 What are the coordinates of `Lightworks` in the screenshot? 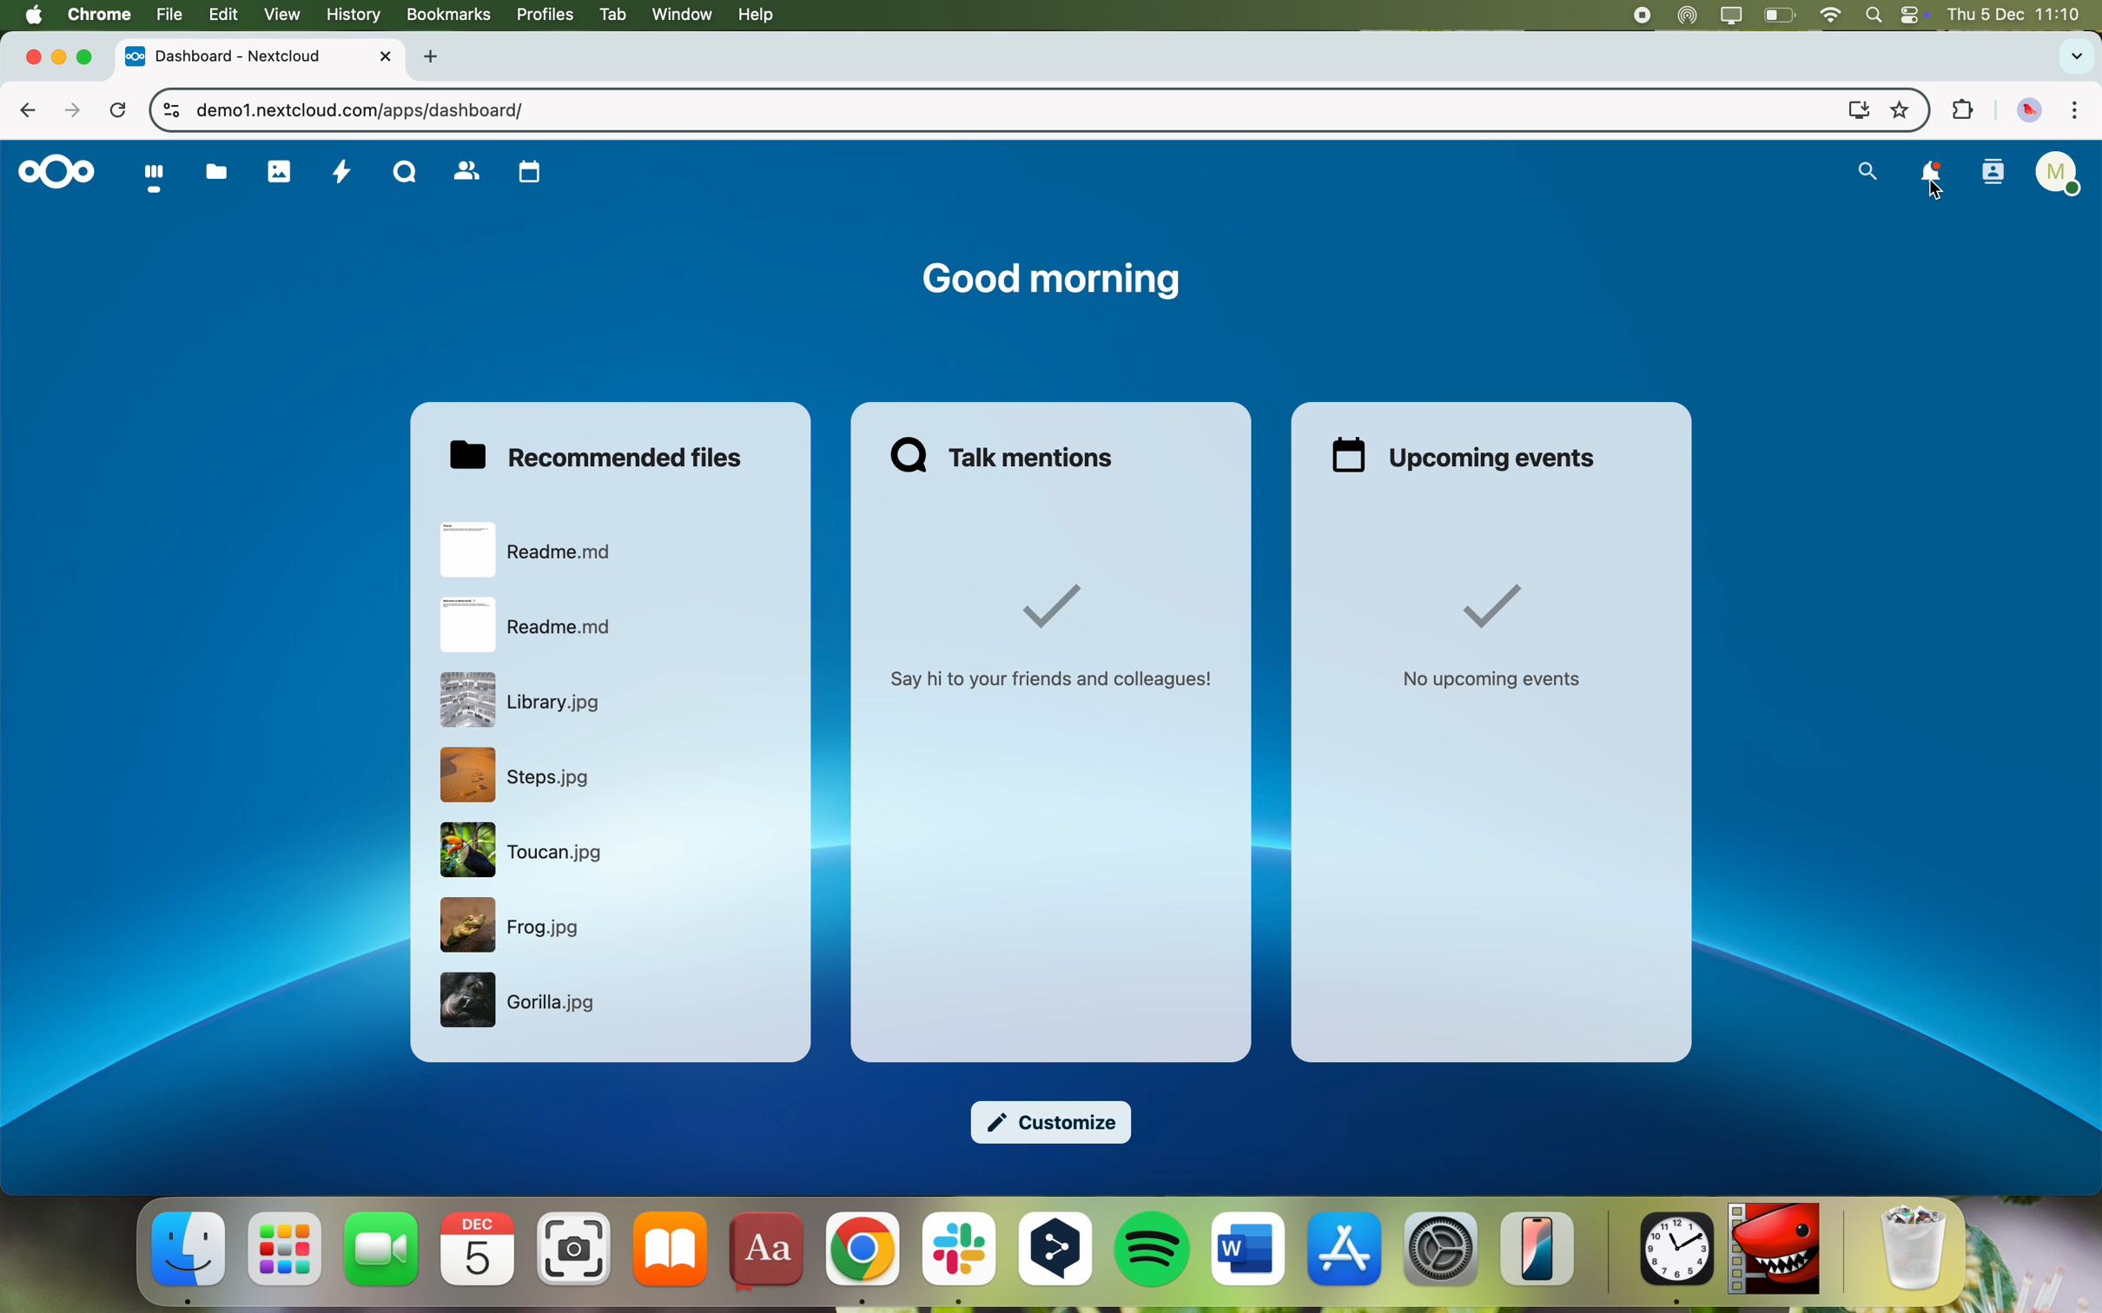 It's located at (1775, 1250).